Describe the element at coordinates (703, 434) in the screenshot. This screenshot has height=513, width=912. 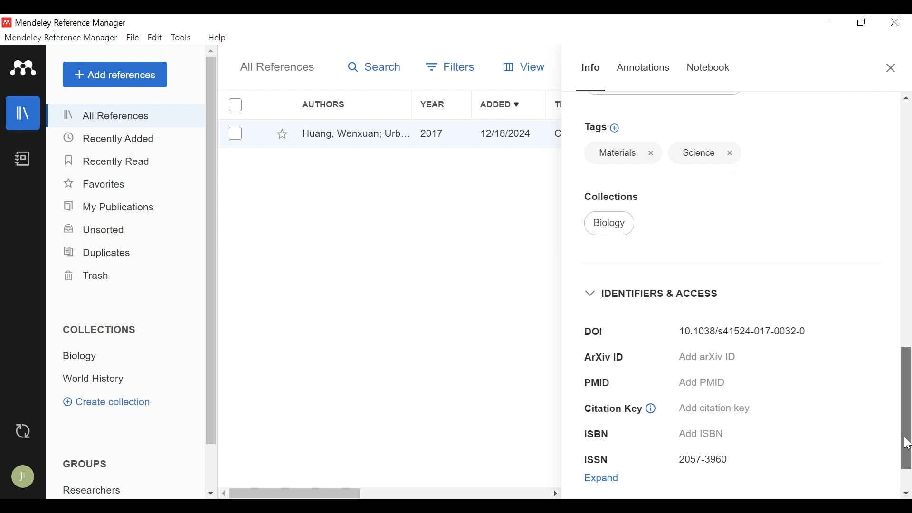
I see `Add ISBN` at that location.